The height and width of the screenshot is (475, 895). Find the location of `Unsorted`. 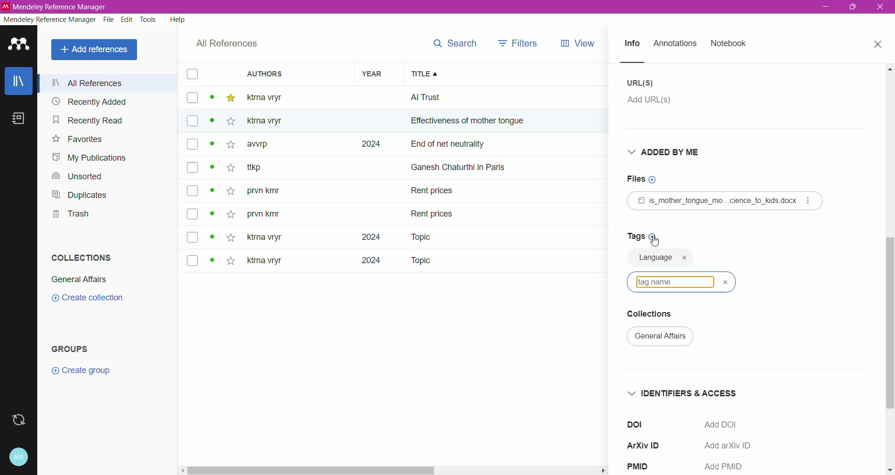

Unsorted is located at coordinates (81, 177).